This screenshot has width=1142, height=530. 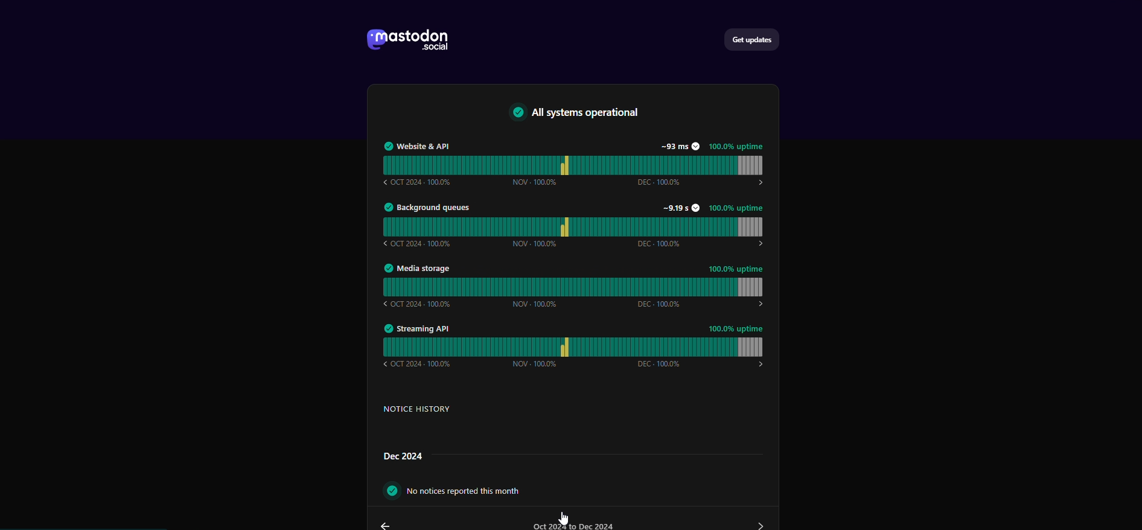 What do you see at coordinates (579, 224) in the screenshot?
I see `background queue status` at bounding box center [579, 224].